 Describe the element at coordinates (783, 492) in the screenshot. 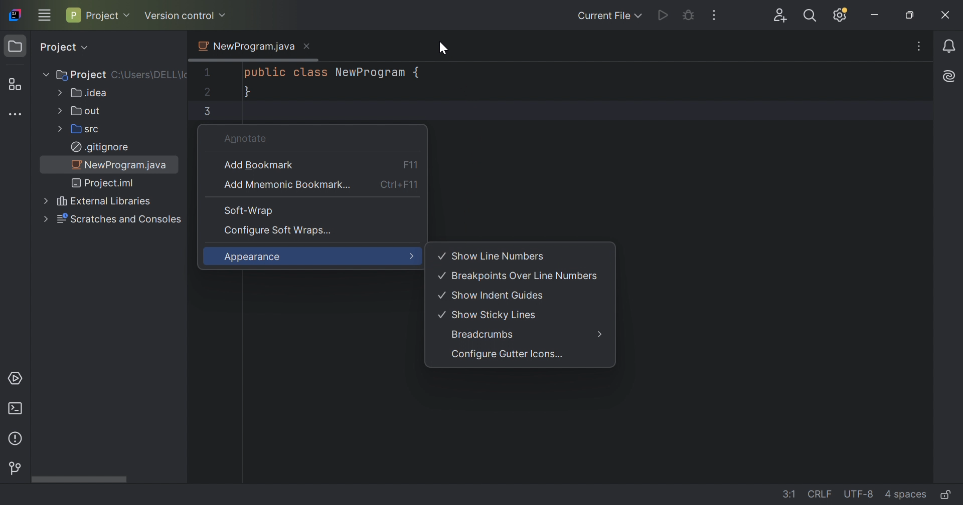

I see `3:2` at that location.